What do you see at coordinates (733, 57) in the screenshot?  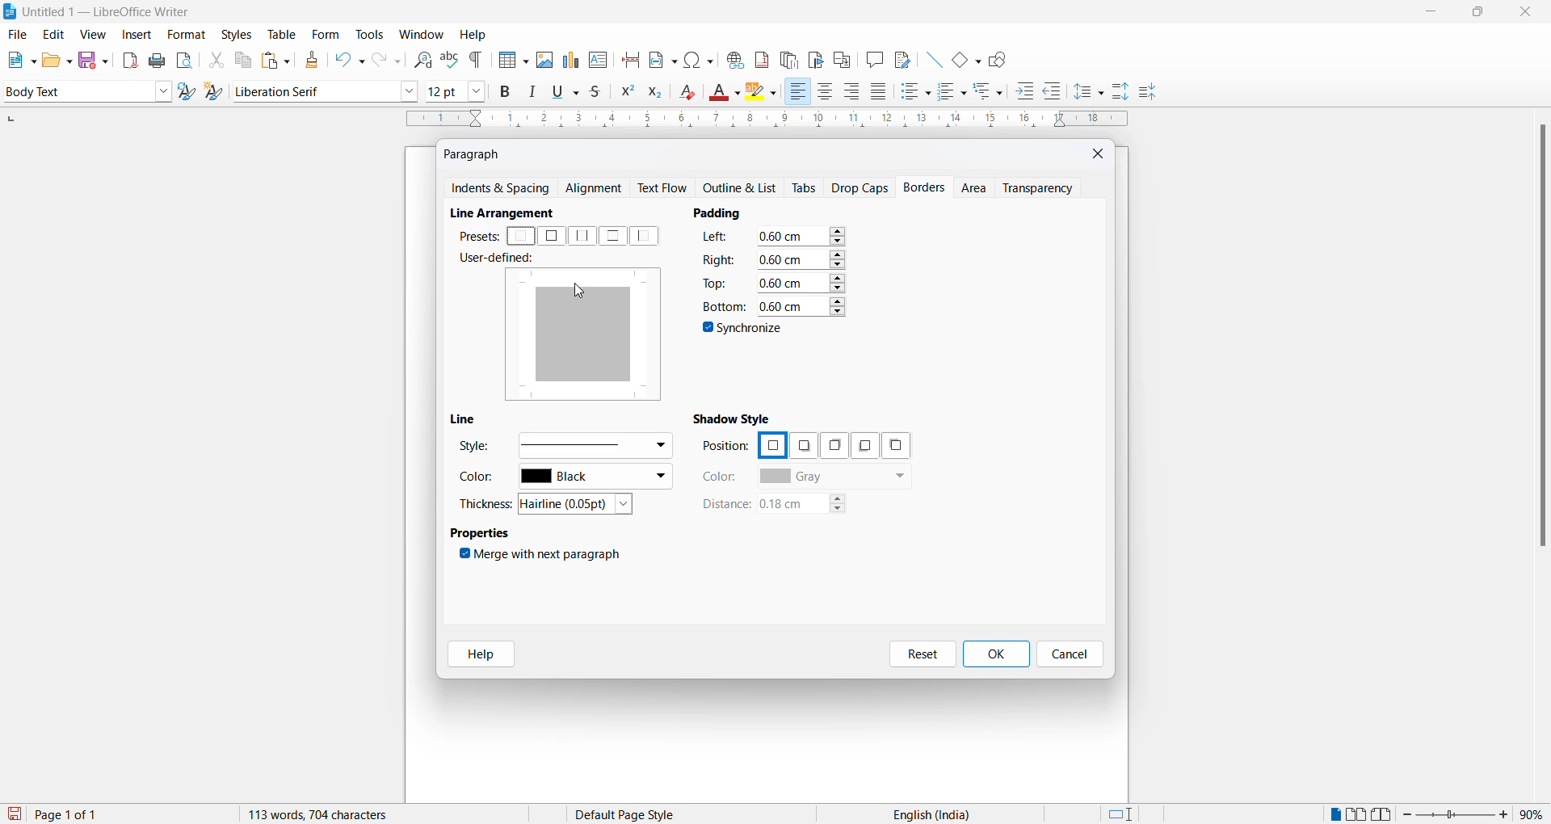 I see `insert hyperlink` at bounding box center [733, 57].